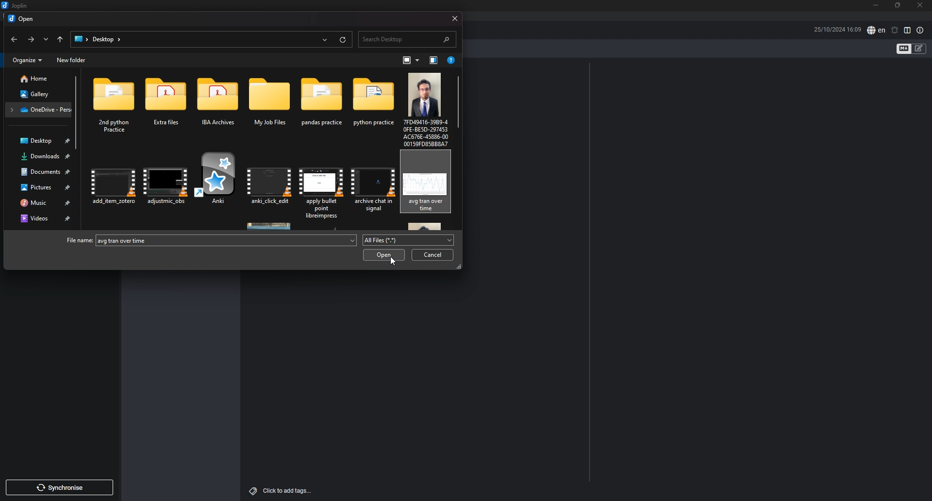 Image resolution: width=932 pixels, height=501 pixels. What do you see at coordinates (42, 172) in the screenshot?
I see `documents` at bounding box center [42, 172].